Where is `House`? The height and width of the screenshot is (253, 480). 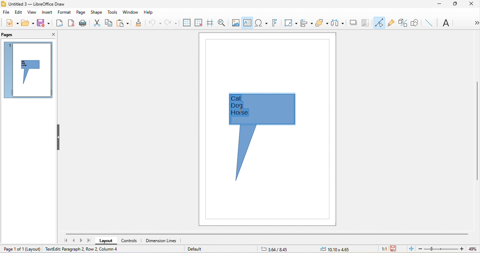
House is located at coordinates (240, 114).